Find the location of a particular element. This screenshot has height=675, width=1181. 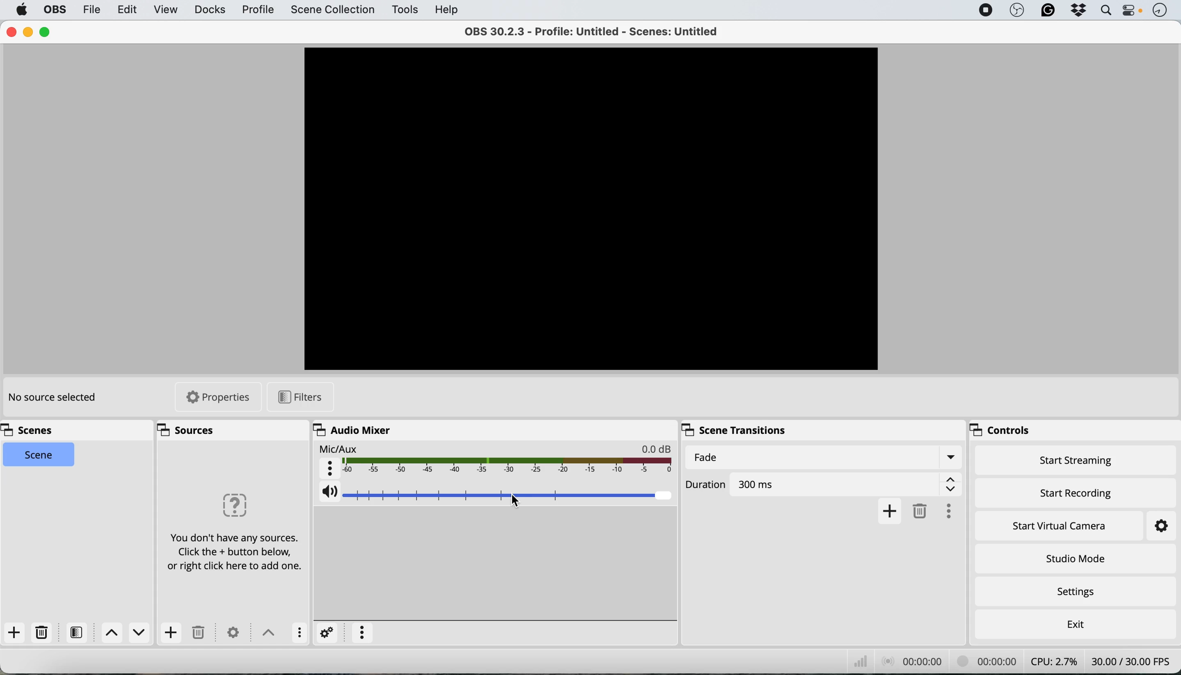

spotlight search is located at coordinates (1104, 11).